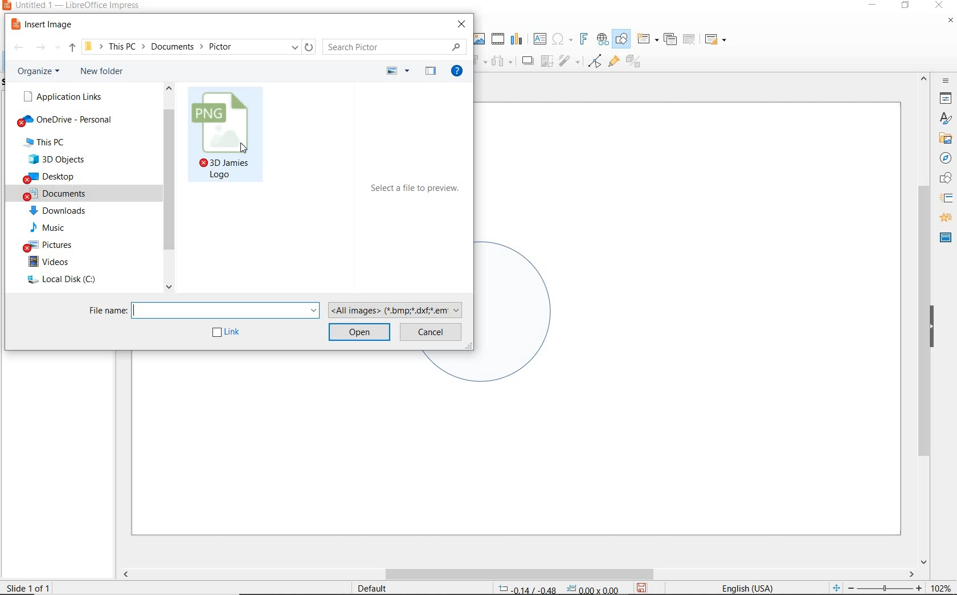 This screenshot has width=957, height=595. Describe the element at coordinates (595, 59) in the screenshot. I see `filter` at that location.